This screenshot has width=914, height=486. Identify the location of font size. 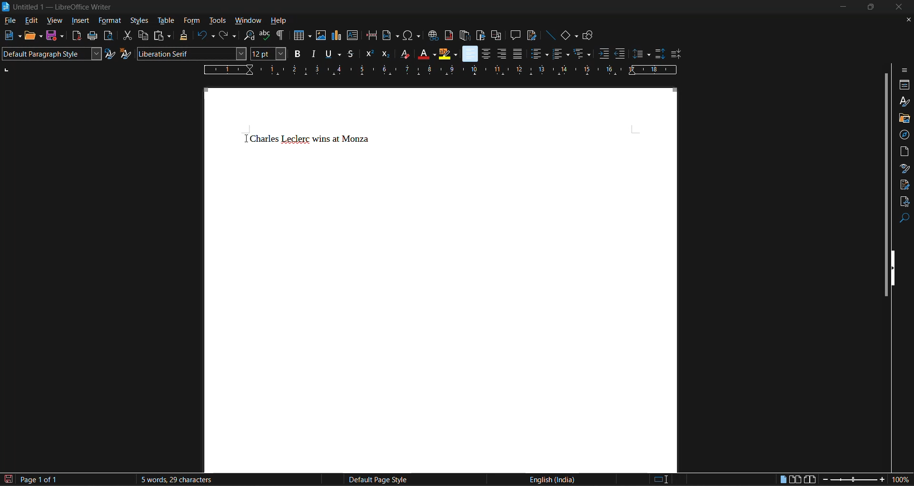
(265, 54).